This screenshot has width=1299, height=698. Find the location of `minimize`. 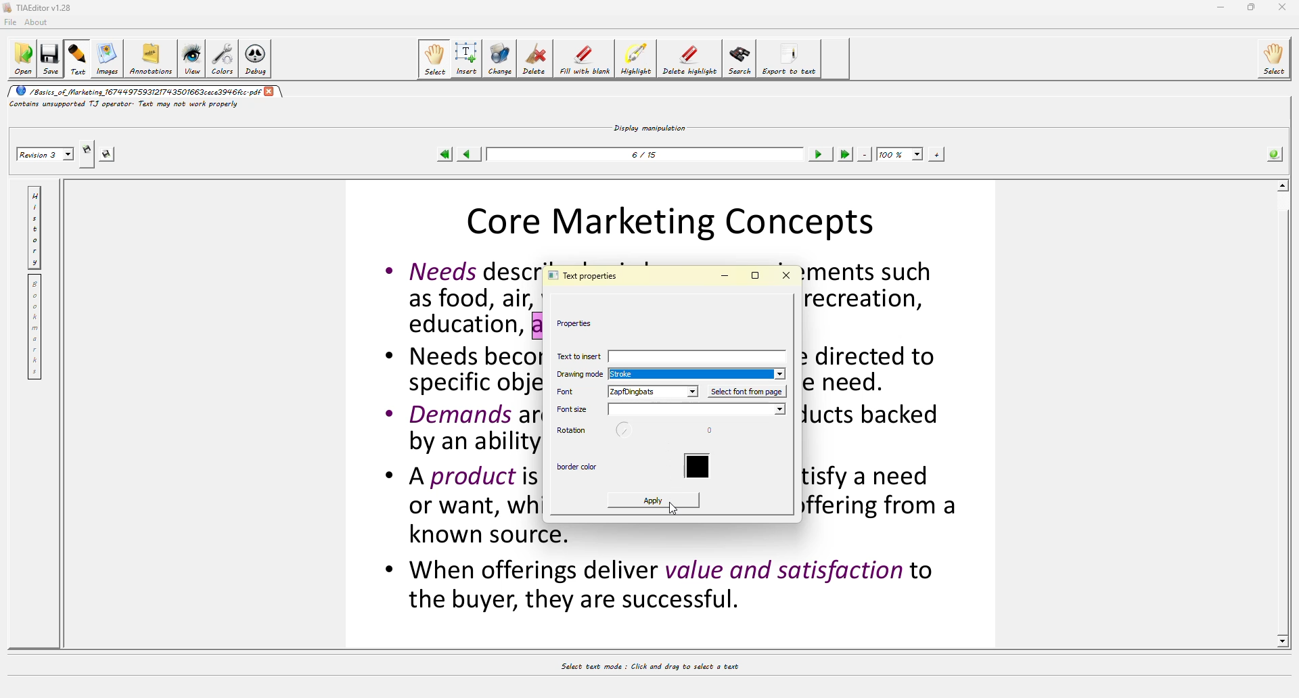

minimize is located at coordinates (727, 275).